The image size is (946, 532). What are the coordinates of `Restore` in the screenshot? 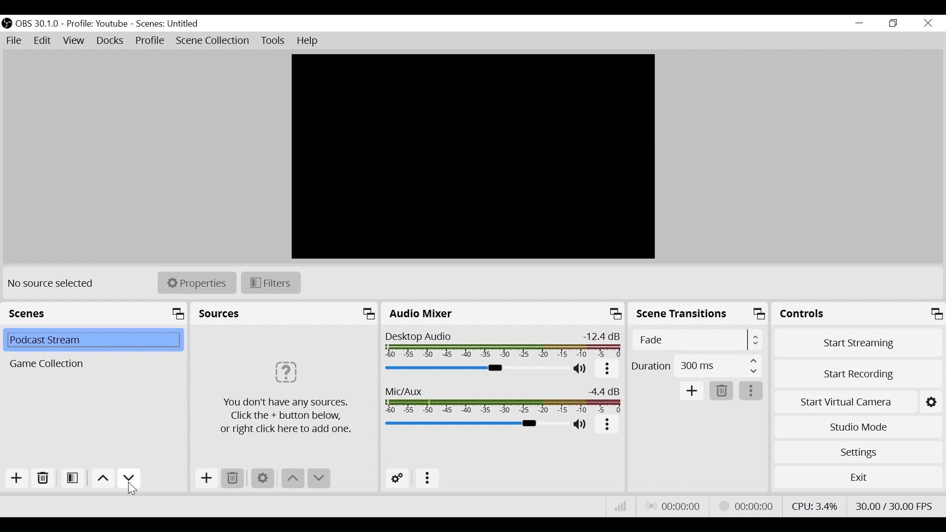 It's located at (892, 24).